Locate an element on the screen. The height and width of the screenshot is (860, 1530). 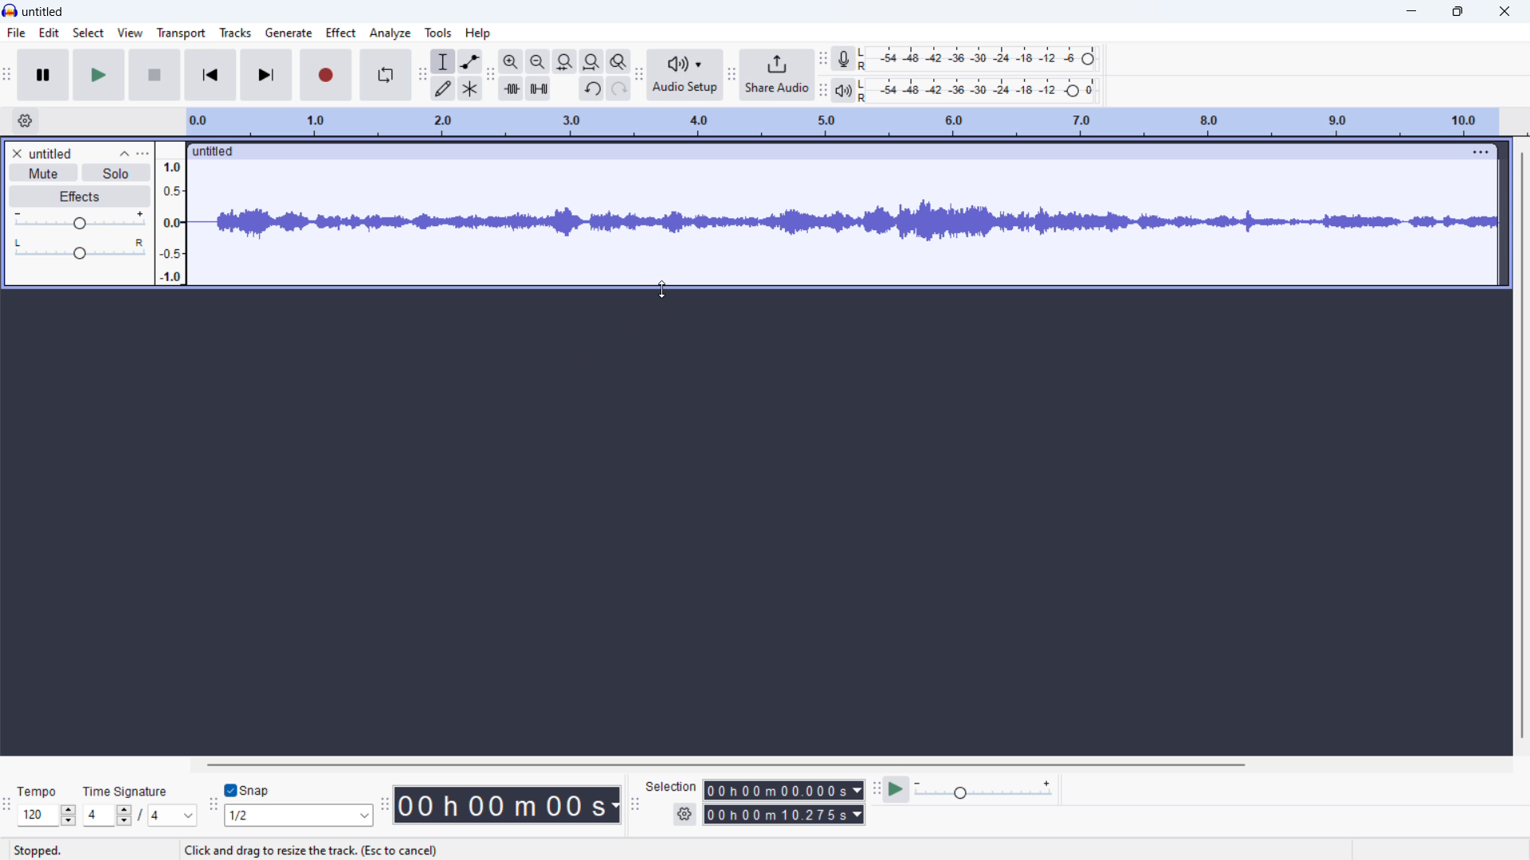
amplitude is located at coordinates (171, 213).